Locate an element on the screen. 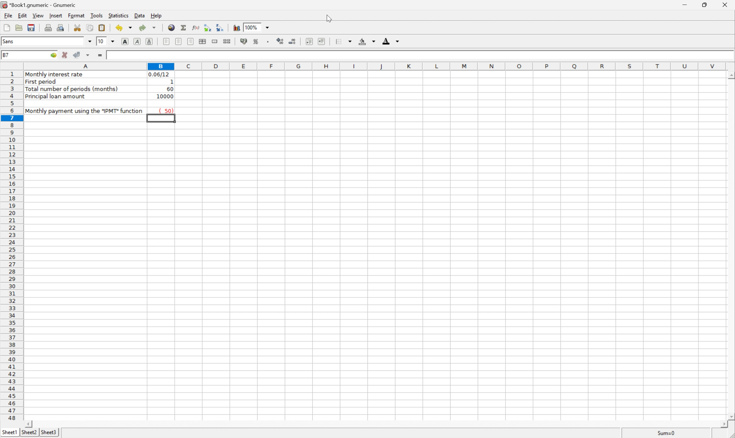 The width and height of the screenshot is (735, 438). Underline is located at coordinates (149, 41).